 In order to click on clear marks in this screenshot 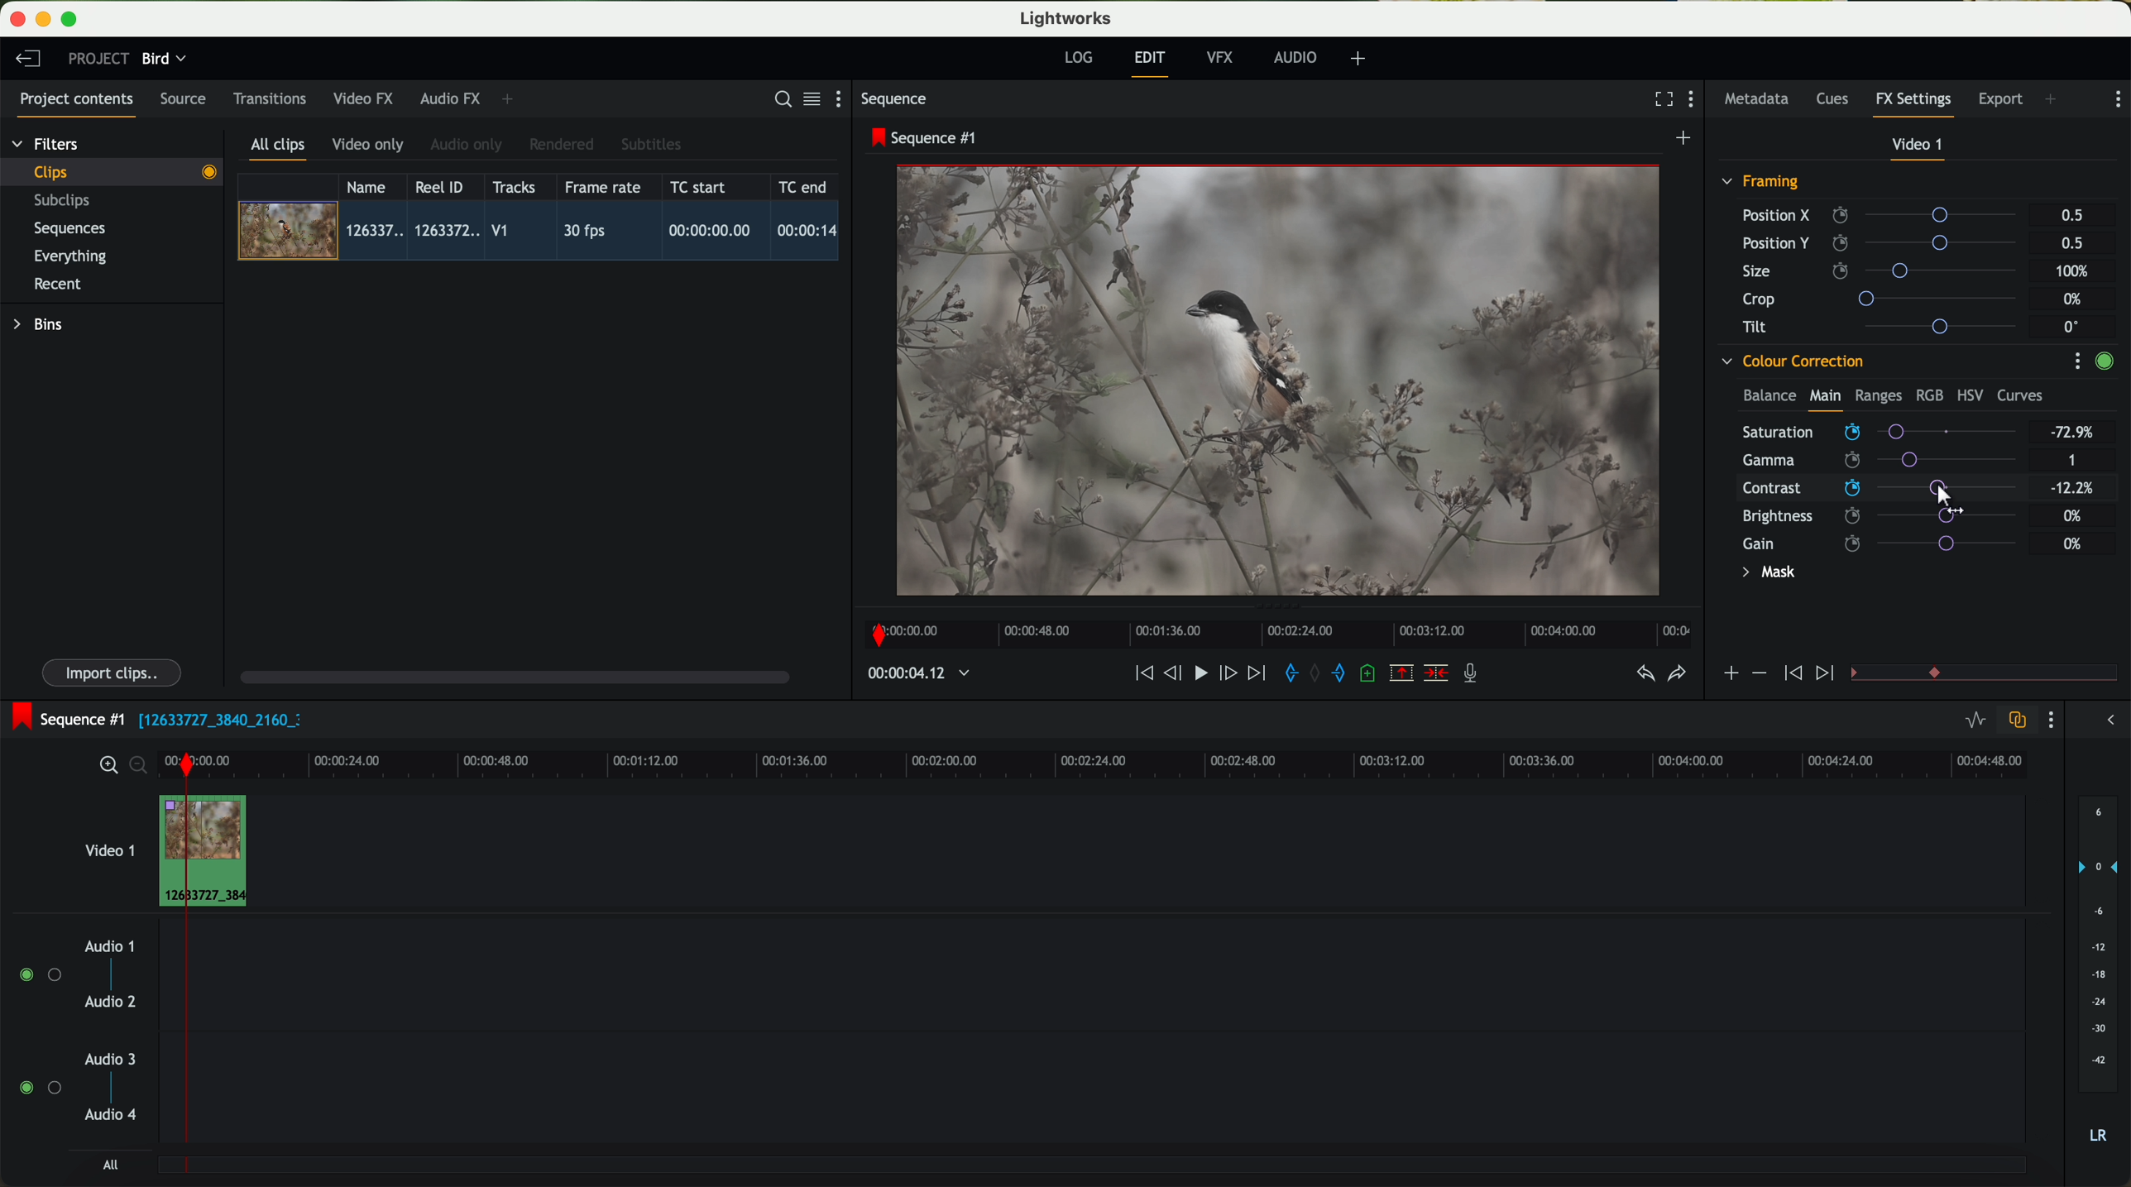, I will do `click(1316, 673)`.